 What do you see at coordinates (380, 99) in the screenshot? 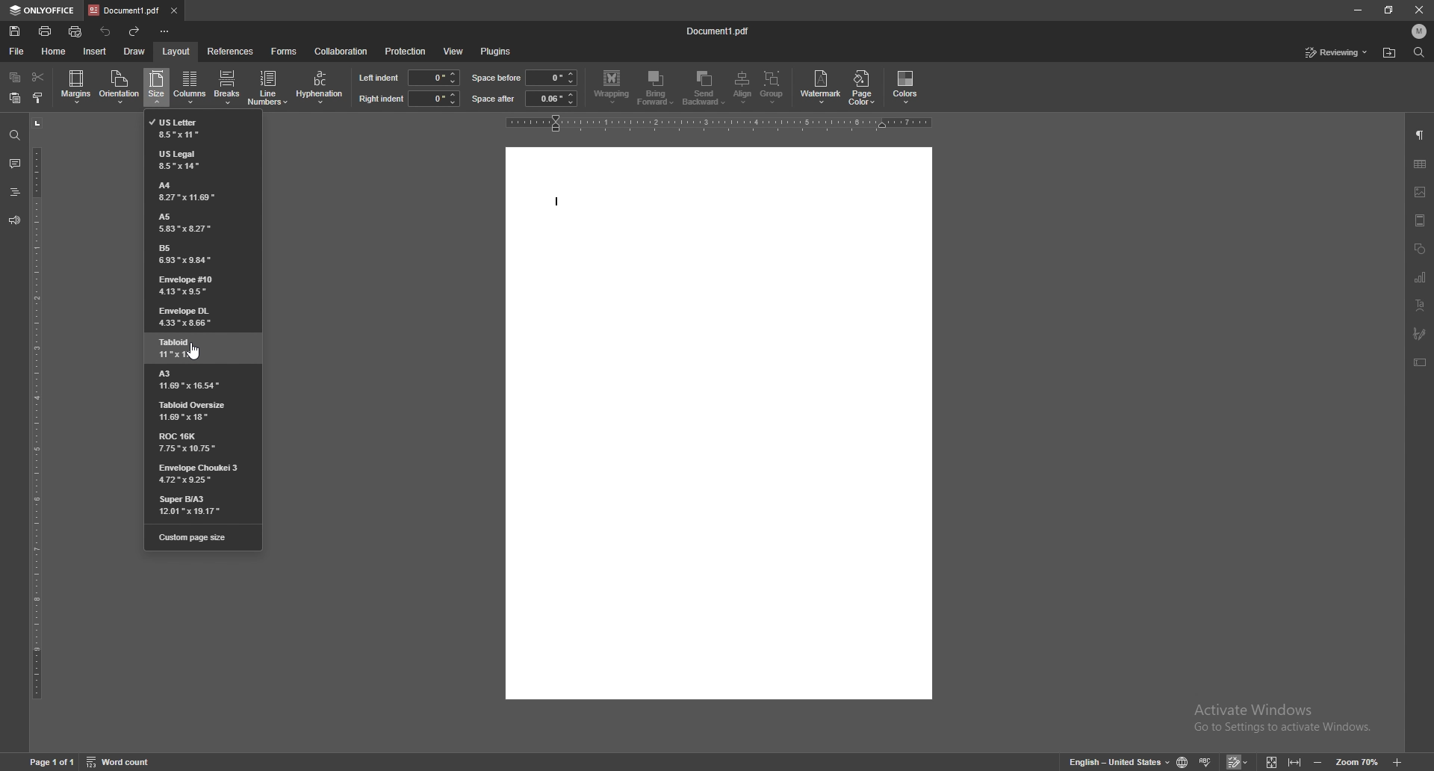
I see `right indent` at bounding box center [380, 99].